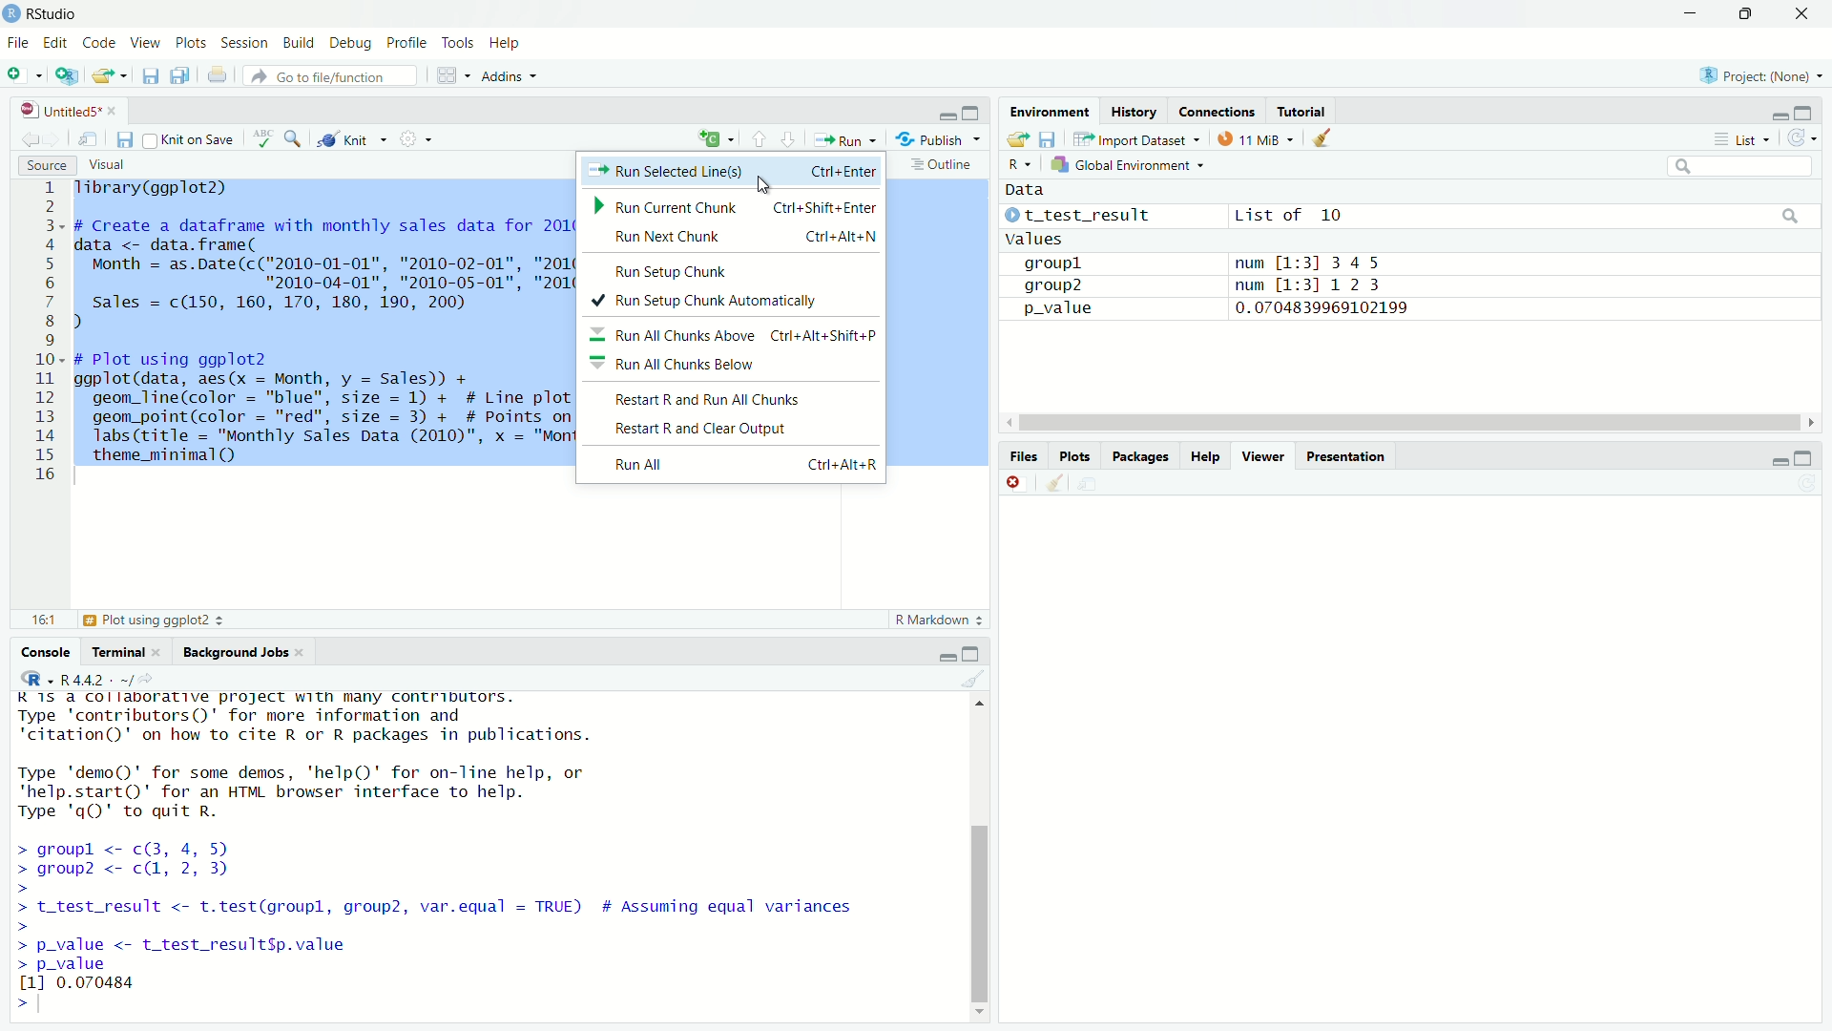  Describe the element at coordinates (1734, 164) in the screenshot. I see `` at that location.